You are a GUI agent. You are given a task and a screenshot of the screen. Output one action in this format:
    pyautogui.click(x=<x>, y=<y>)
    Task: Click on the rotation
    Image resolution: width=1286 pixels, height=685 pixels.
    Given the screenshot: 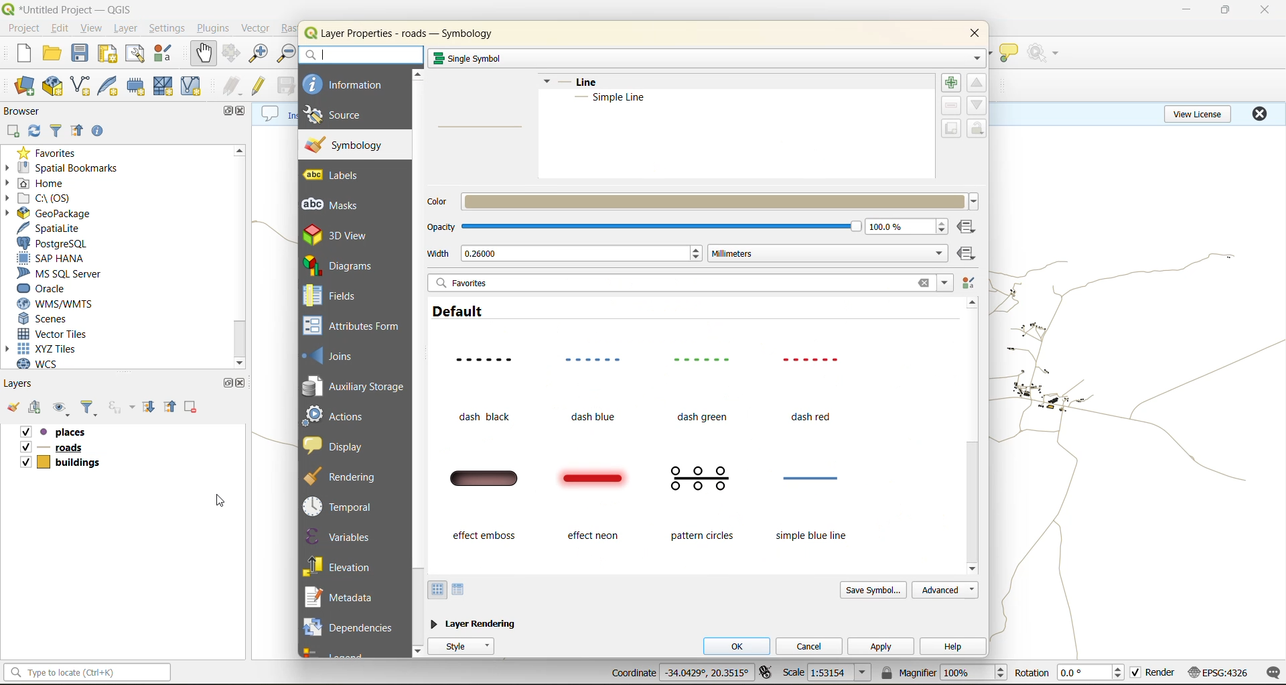 What is the action you would take?
    pyautogui.click(x=1072, y=674)
    